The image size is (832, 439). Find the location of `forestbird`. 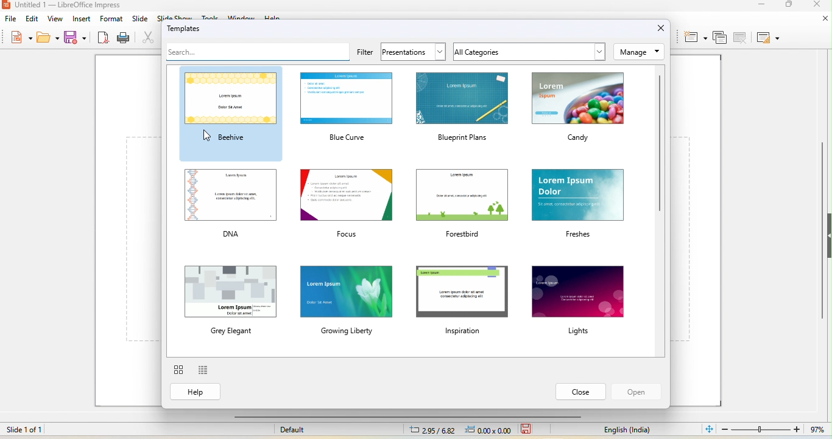

forestbird is located at coordinates (462, 204).